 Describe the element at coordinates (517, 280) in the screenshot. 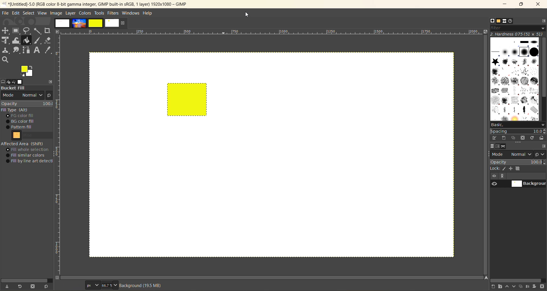

I see `horizontal scroll bar` at that location.